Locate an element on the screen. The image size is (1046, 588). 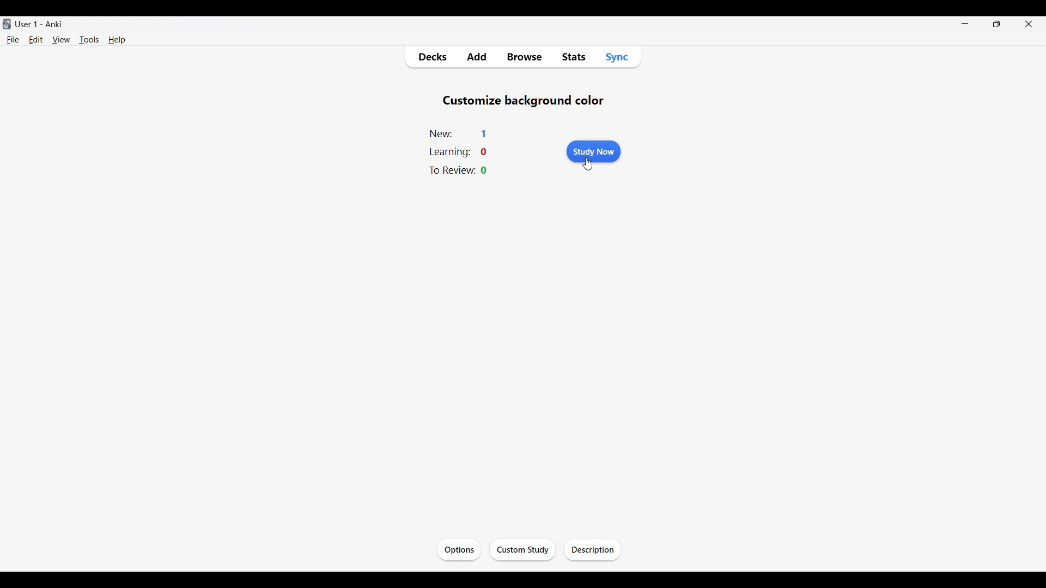
Sync is located at coordinates (617, 57).